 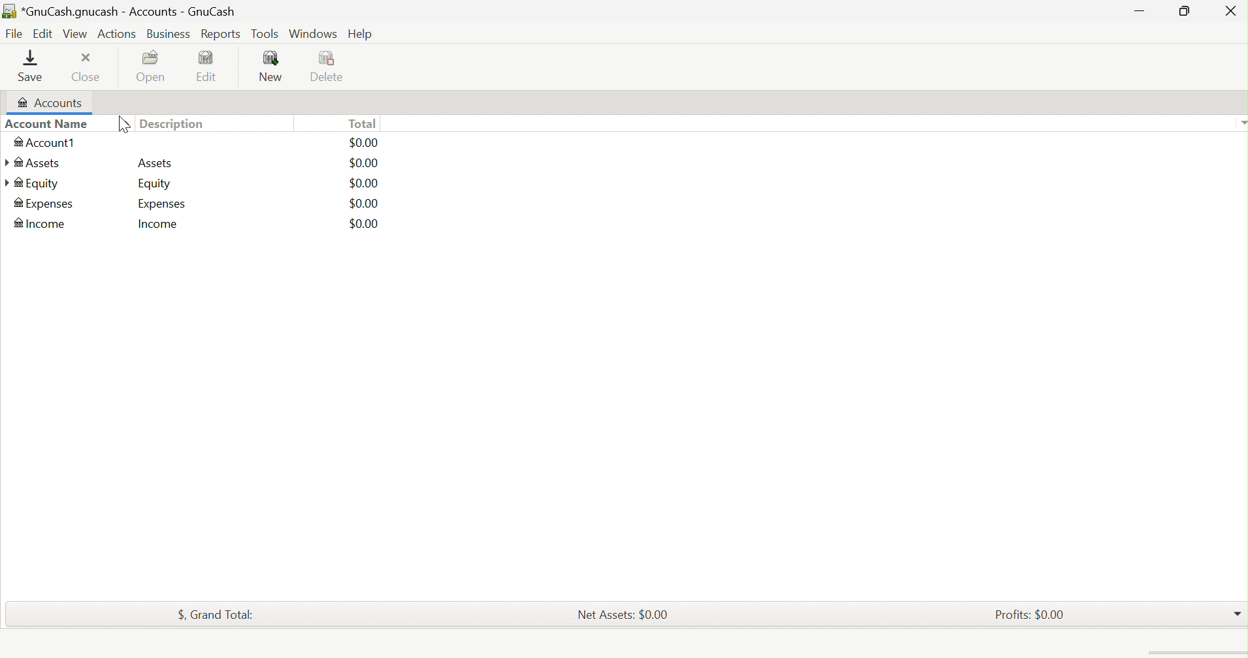 What do you see at coordinates (312, 33) in the screenshot?
I see `Windows` at bounding box center [312, 33].